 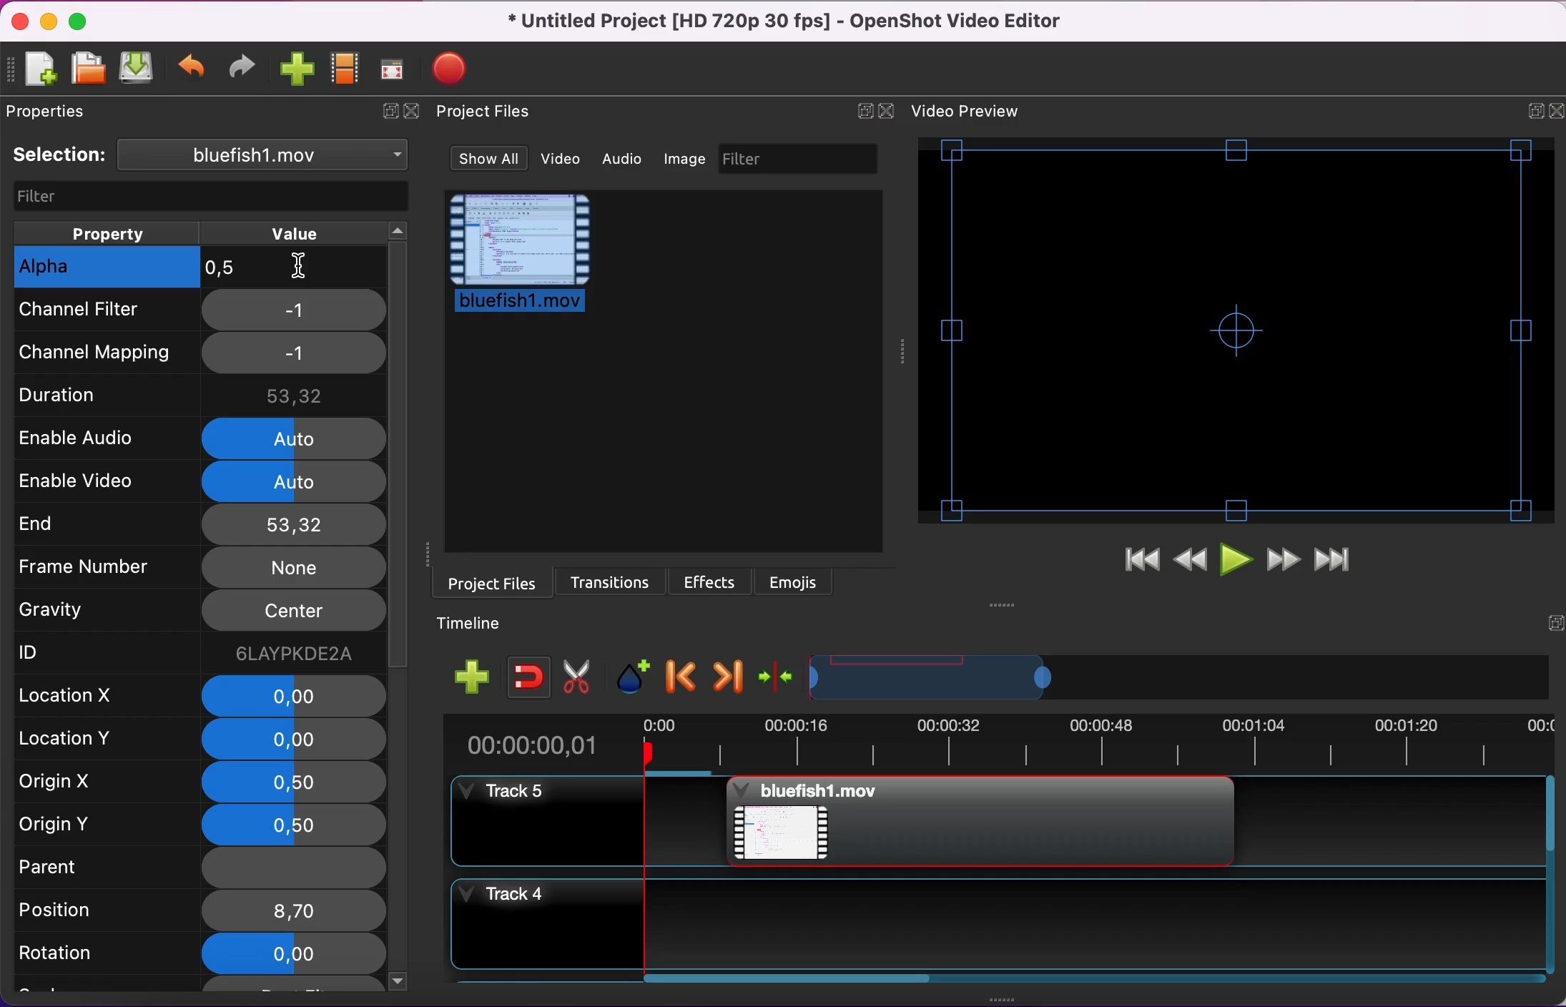 I want to click on Vertical slide bar, so click(x=1550, y=873).